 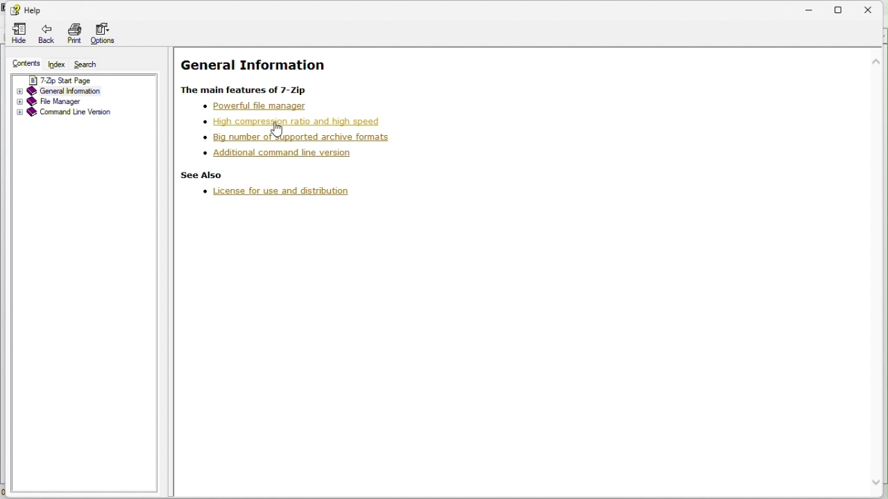 I want to click on 7 zip Start page, so click(x=69, y=80).